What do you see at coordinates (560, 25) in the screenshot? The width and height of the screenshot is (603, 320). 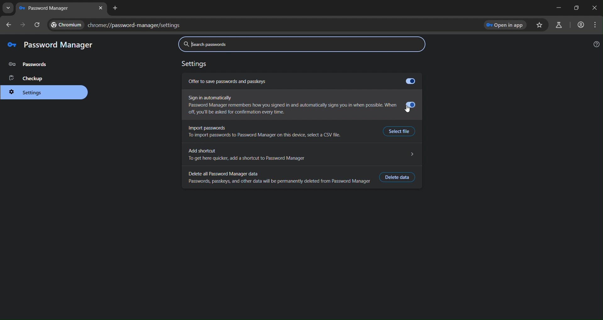 I see `search labs` at bounding box center [560, 25].